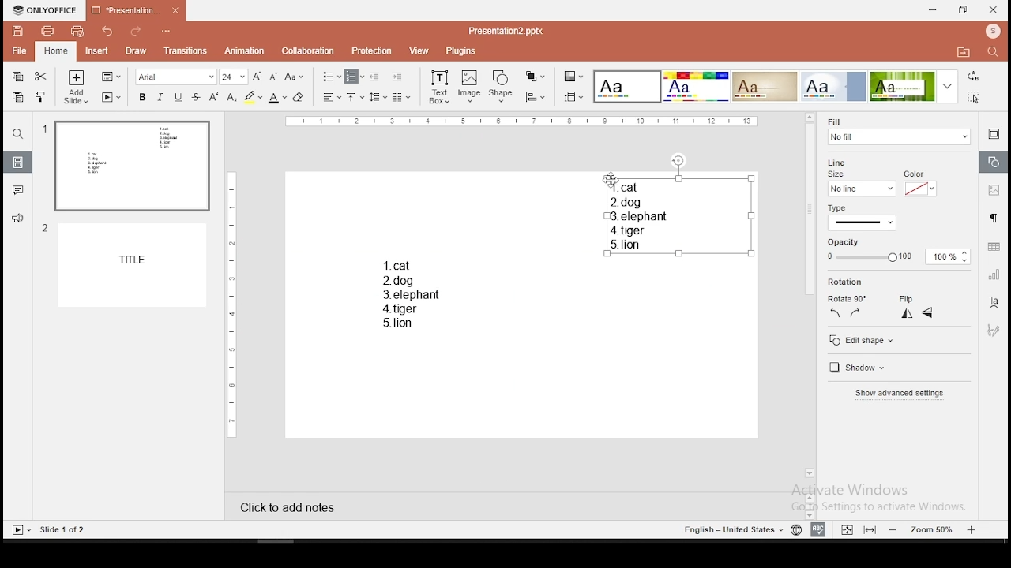  What do you see at coordinates (511, 31) in the screenshot?
I see `Presentation2.pptx` at bounding box center [511, 31].